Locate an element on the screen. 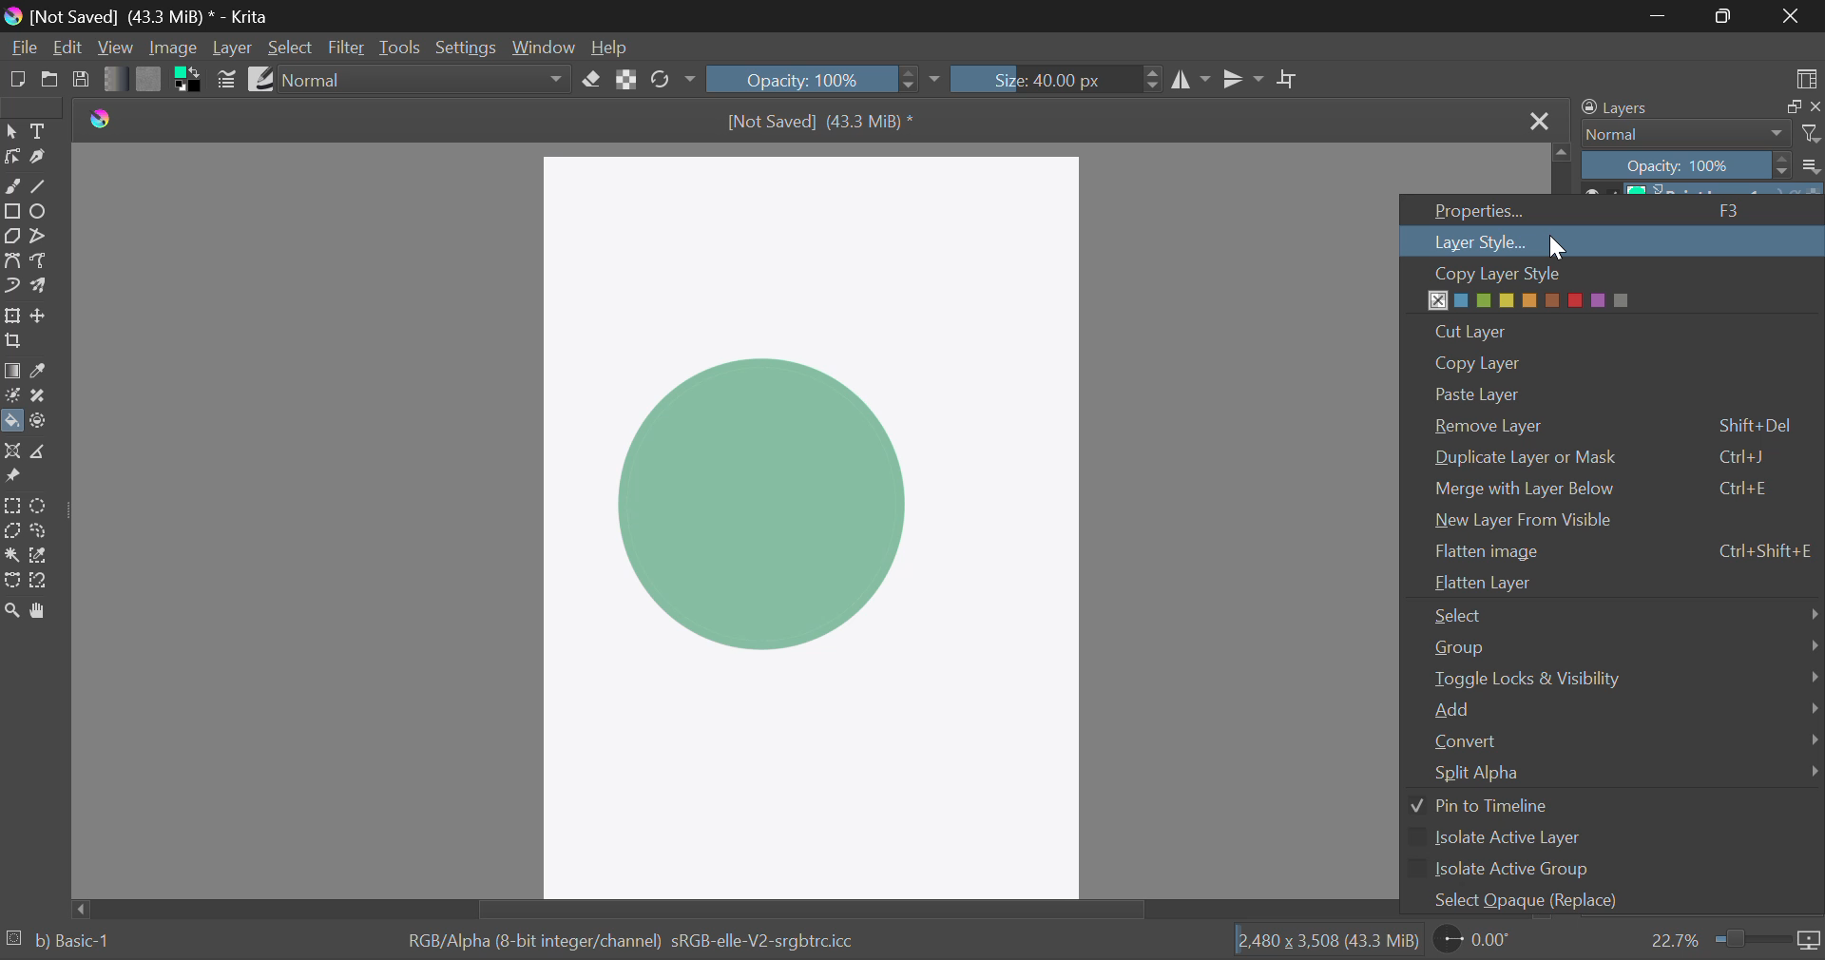 Image resolution: width=1825 pixels, height=960 pixels. Flatten Image is located at coordinates (1615, 550).